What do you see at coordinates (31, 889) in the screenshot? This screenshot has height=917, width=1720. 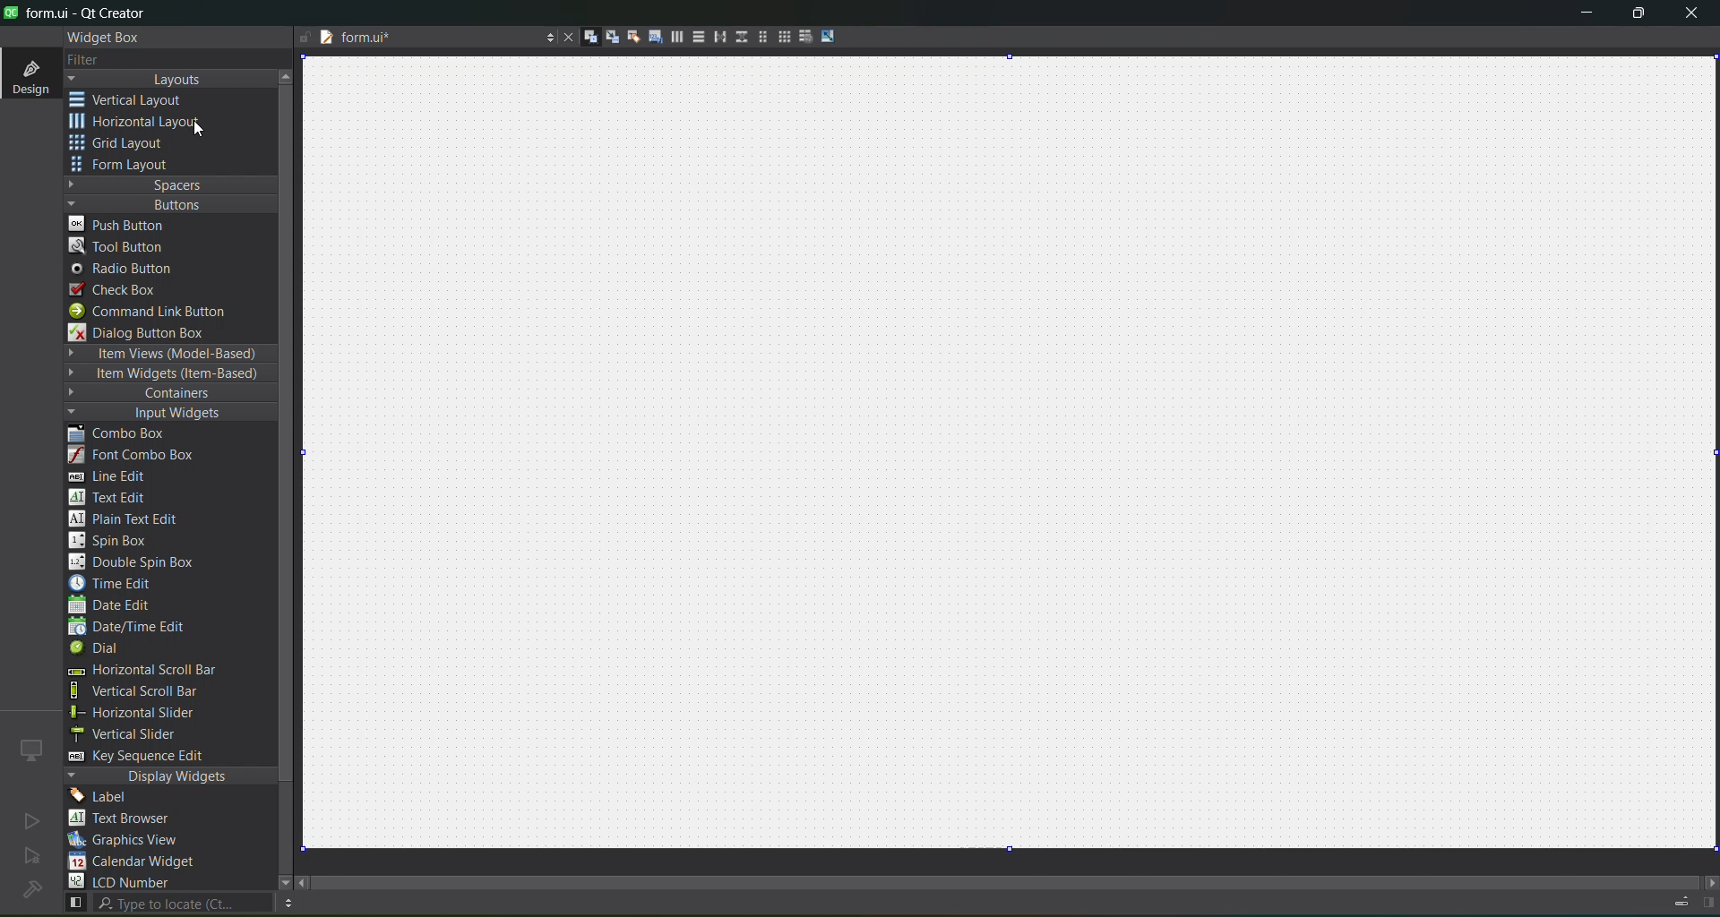 I see `no project loaded` at bounding box center [31, 889].